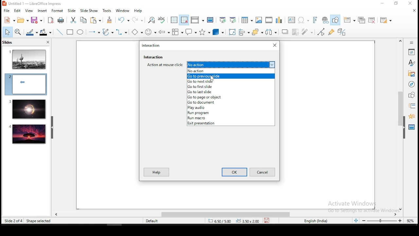 This screenshot has width=419, height=236. Describe the element at coordinates (29, 10) in the screenshot. I see `view` at that location.